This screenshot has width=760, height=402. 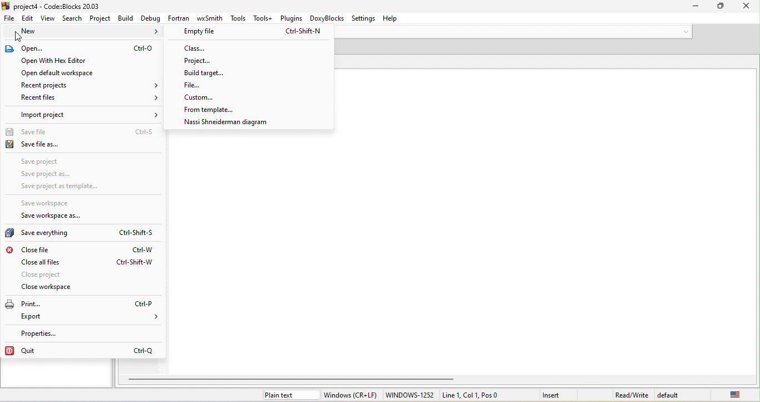 I want to click on close file, so click(x=83, y=250).